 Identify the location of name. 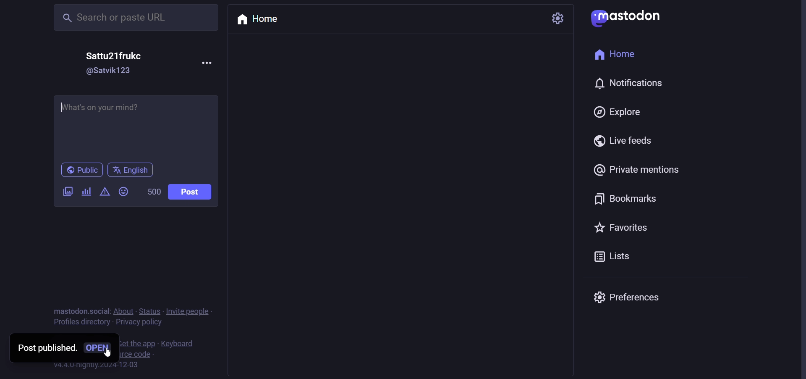
(114, 56).